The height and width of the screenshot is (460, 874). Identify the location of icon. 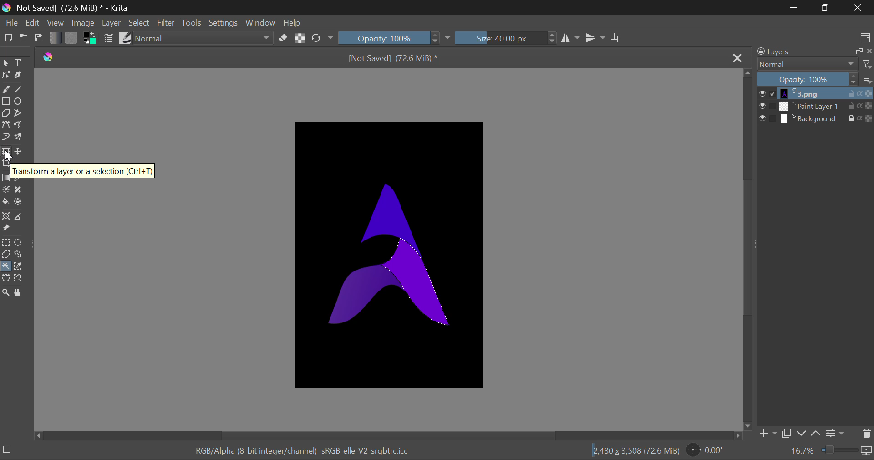
(867, 450).